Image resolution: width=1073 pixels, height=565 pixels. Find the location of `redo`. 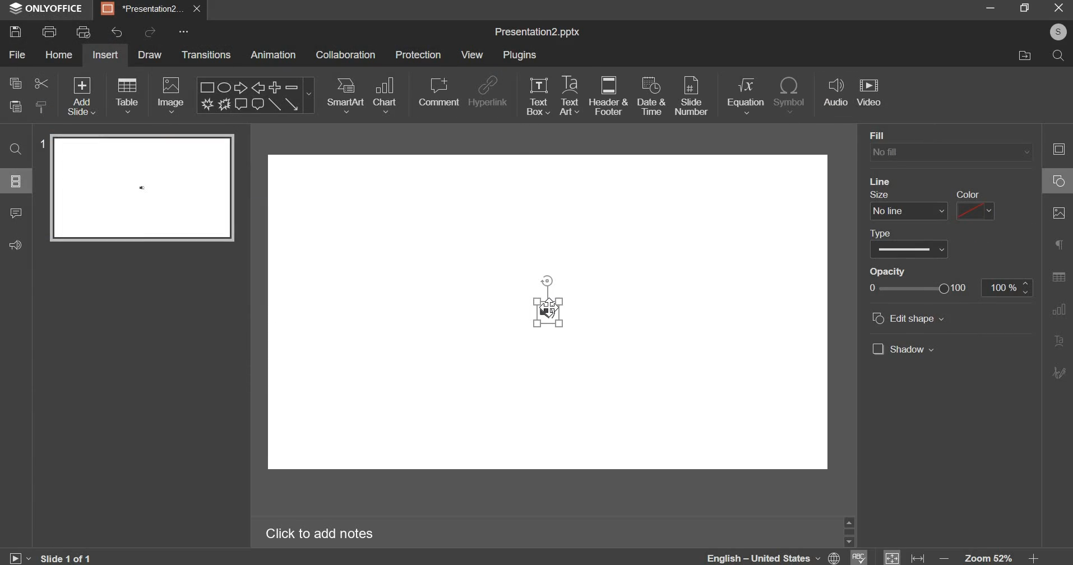

redo is located at coordinates (151, 32).